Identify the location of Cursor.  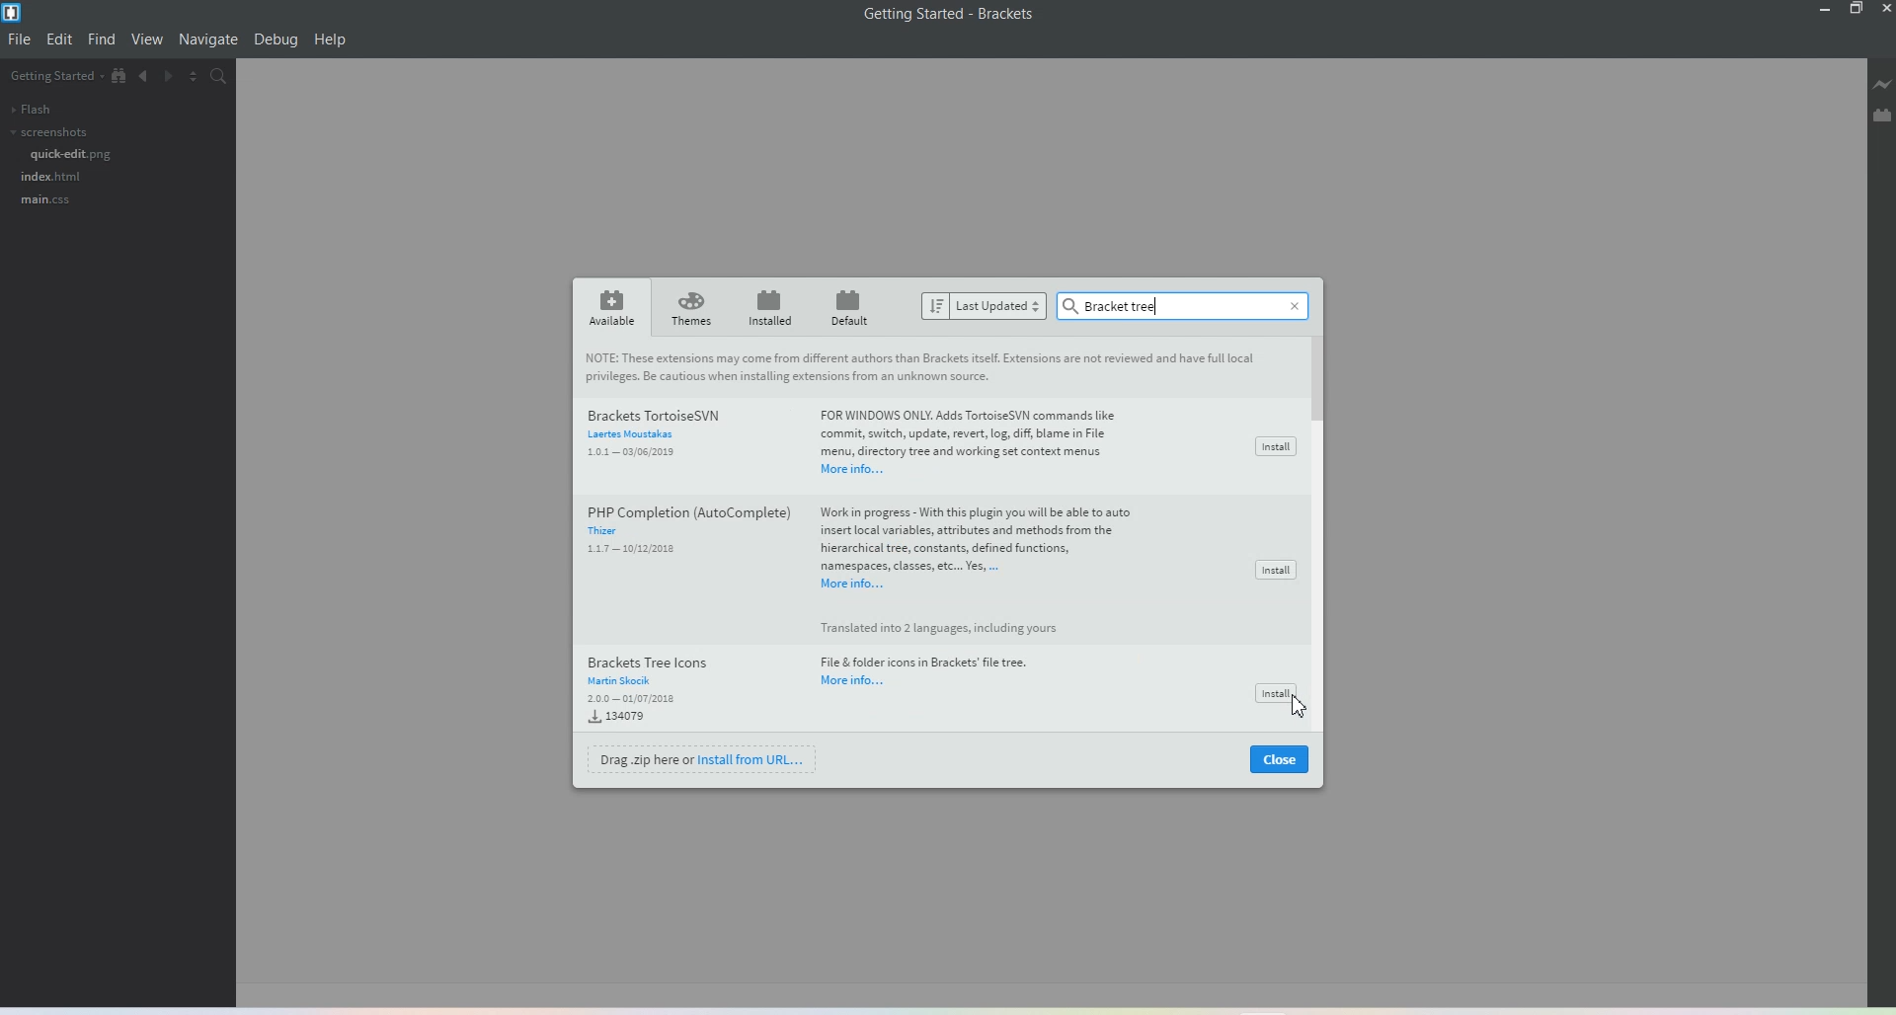
(1294, 710).